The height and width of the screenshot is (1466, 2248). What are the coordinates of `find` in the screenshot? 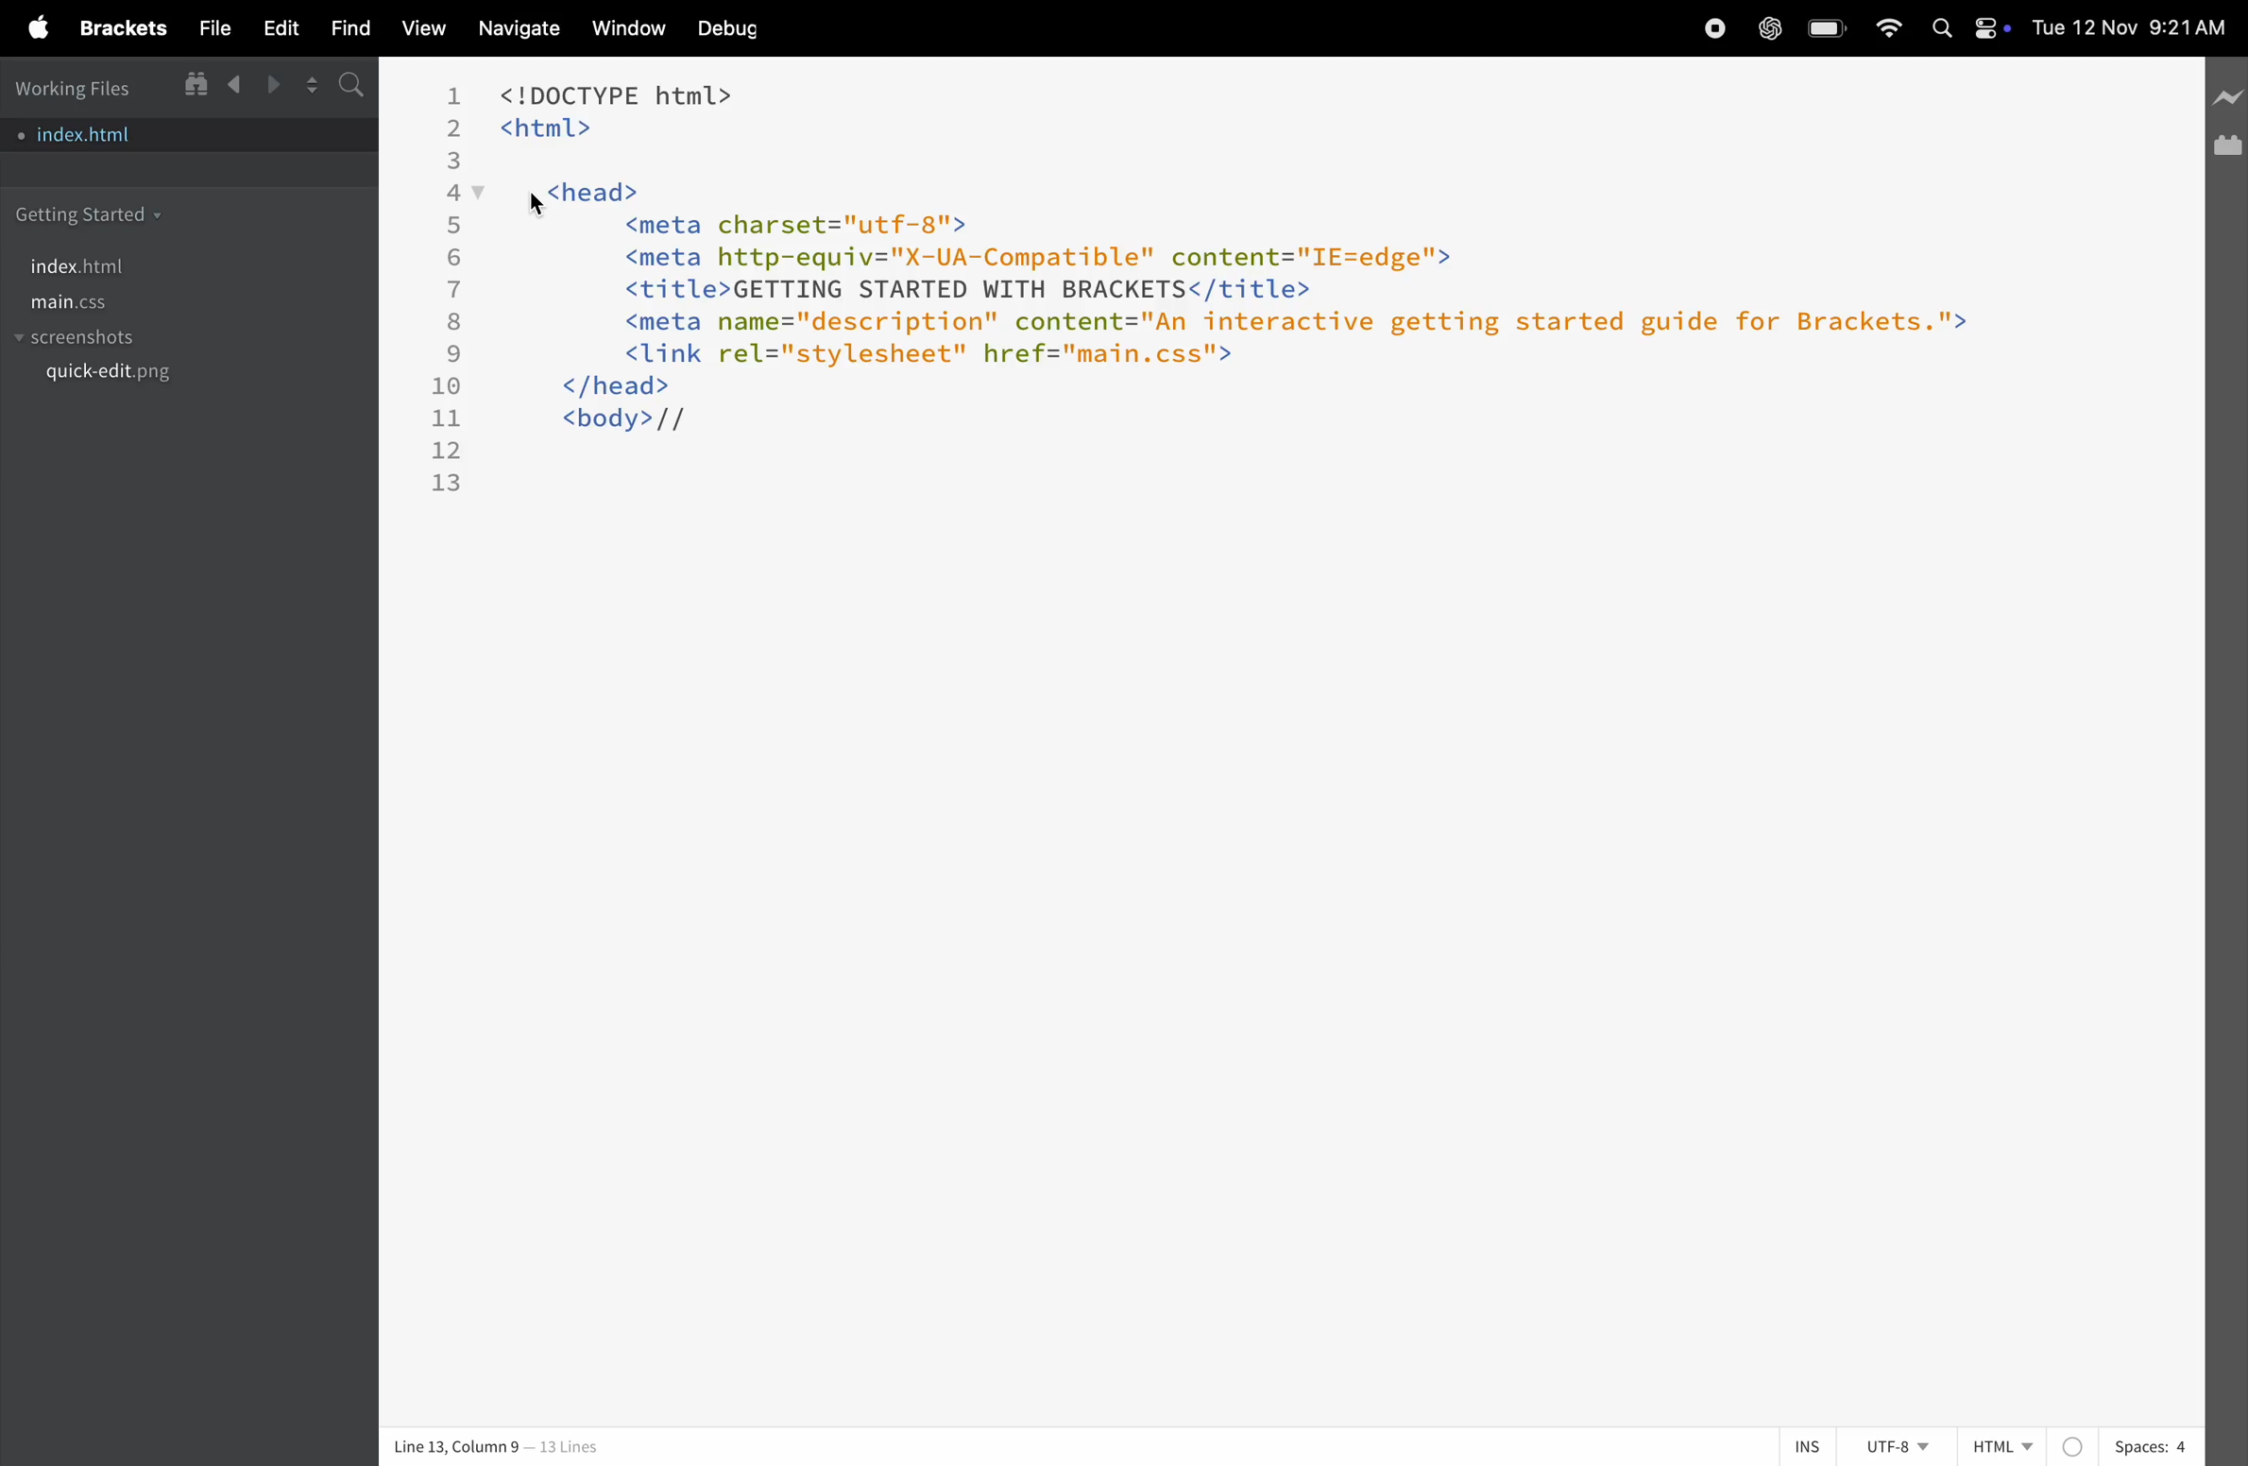 It's located at (343, 27).